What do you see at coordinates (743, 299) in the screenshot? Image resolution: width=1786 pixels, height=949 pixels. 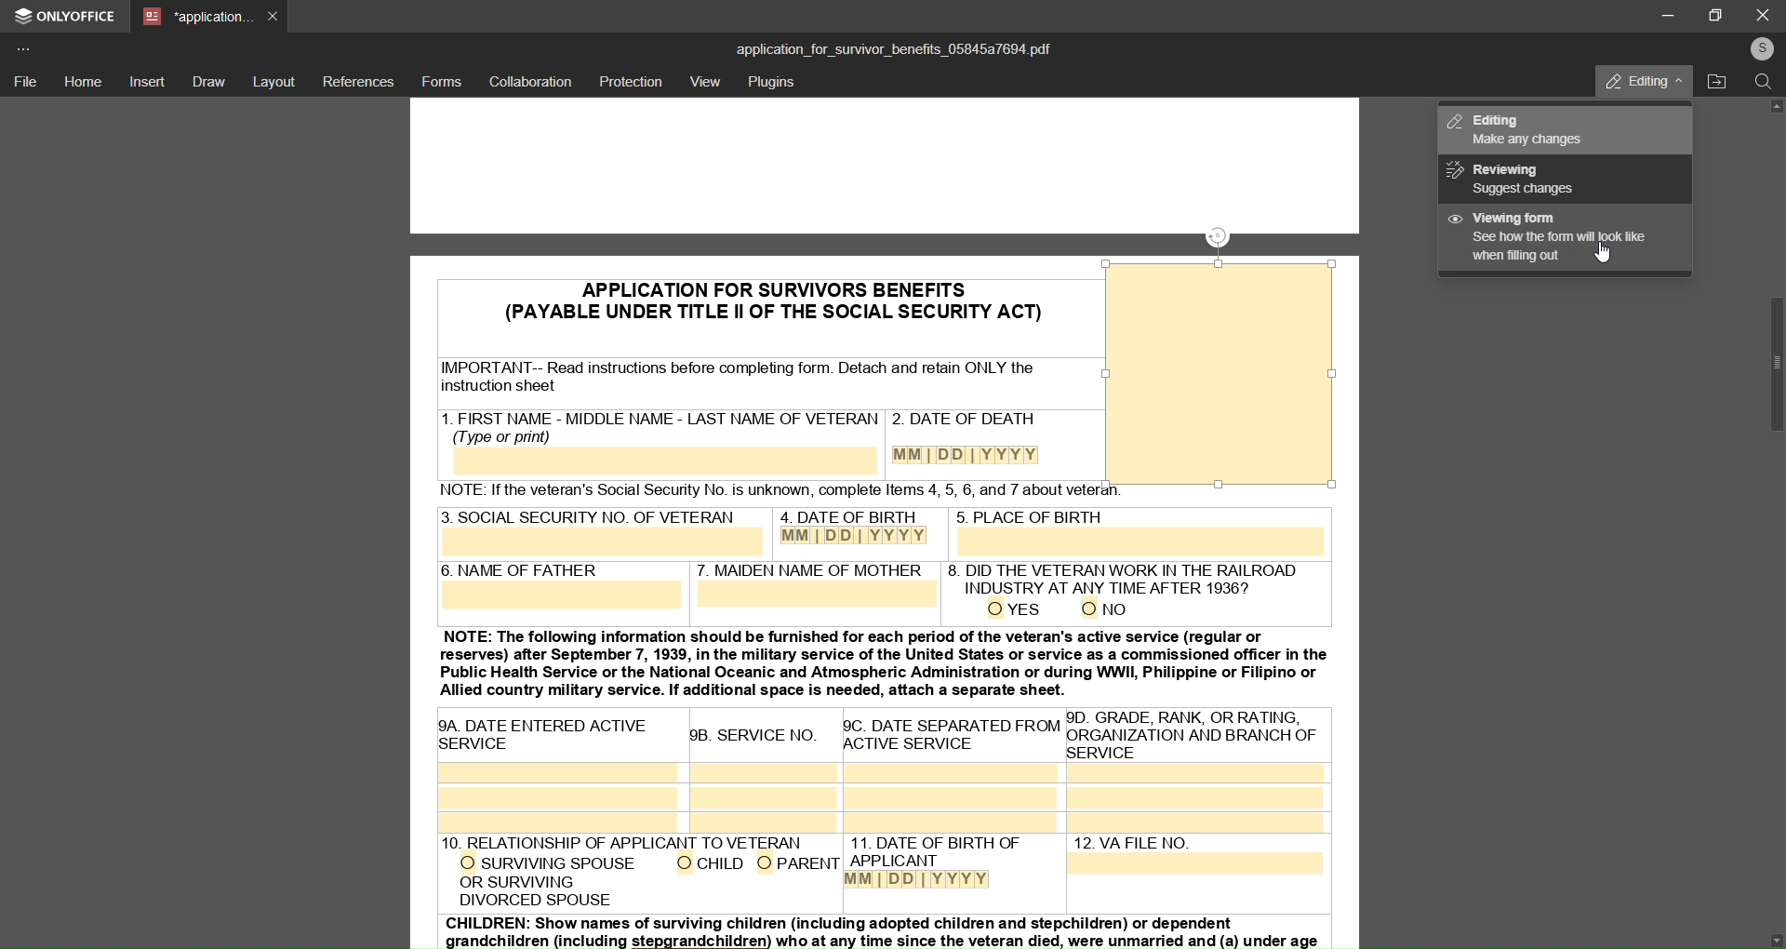 I see `PDF of application for survivors benefits` at bounding box center [743, 299].